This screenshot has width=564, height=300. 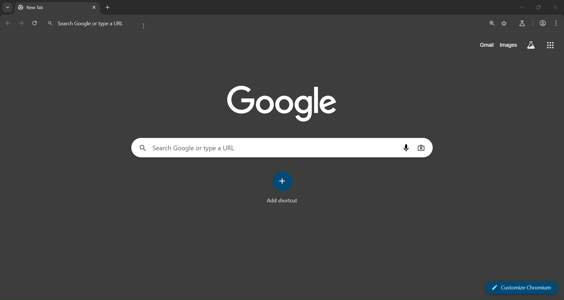 What do you see at coordinates (145, 26) in the screenshot?
I see `cursor` at bounding box center [145, 26].